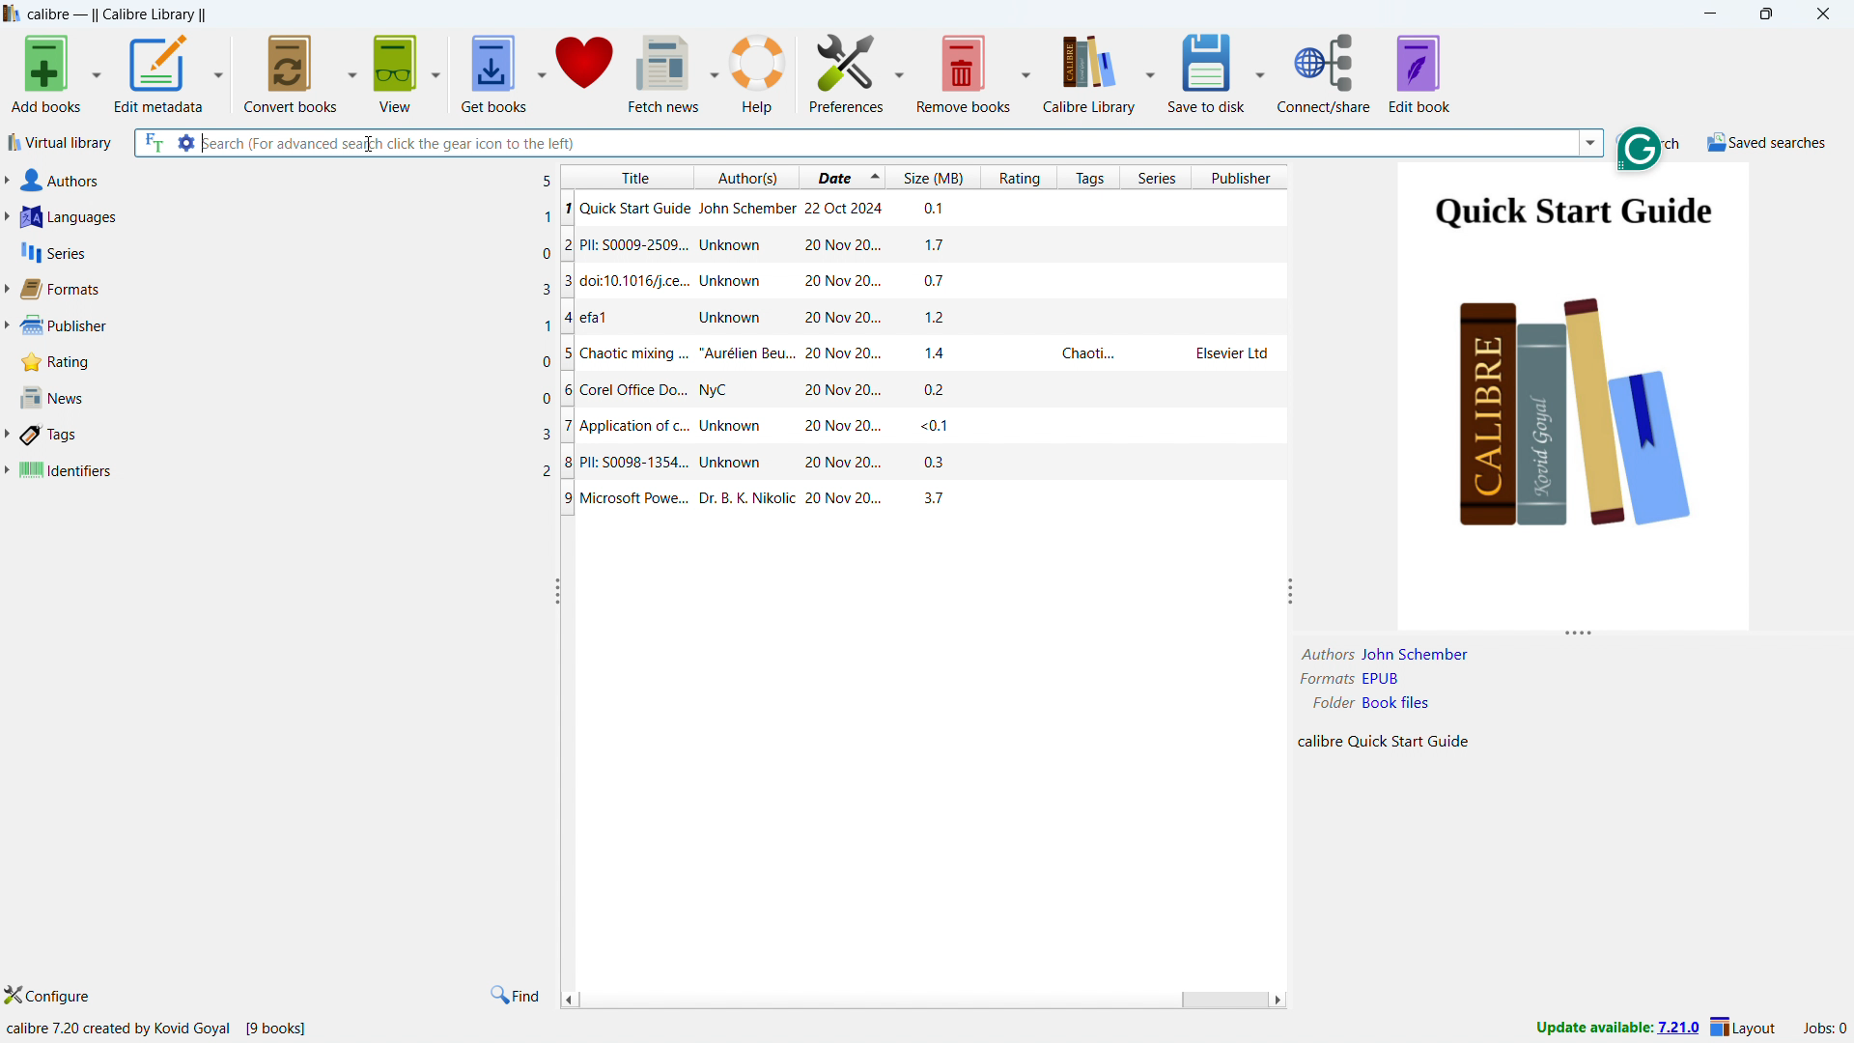 This screenshot has height=1043, width=1854. I want to click on authors, so click(286, 181).